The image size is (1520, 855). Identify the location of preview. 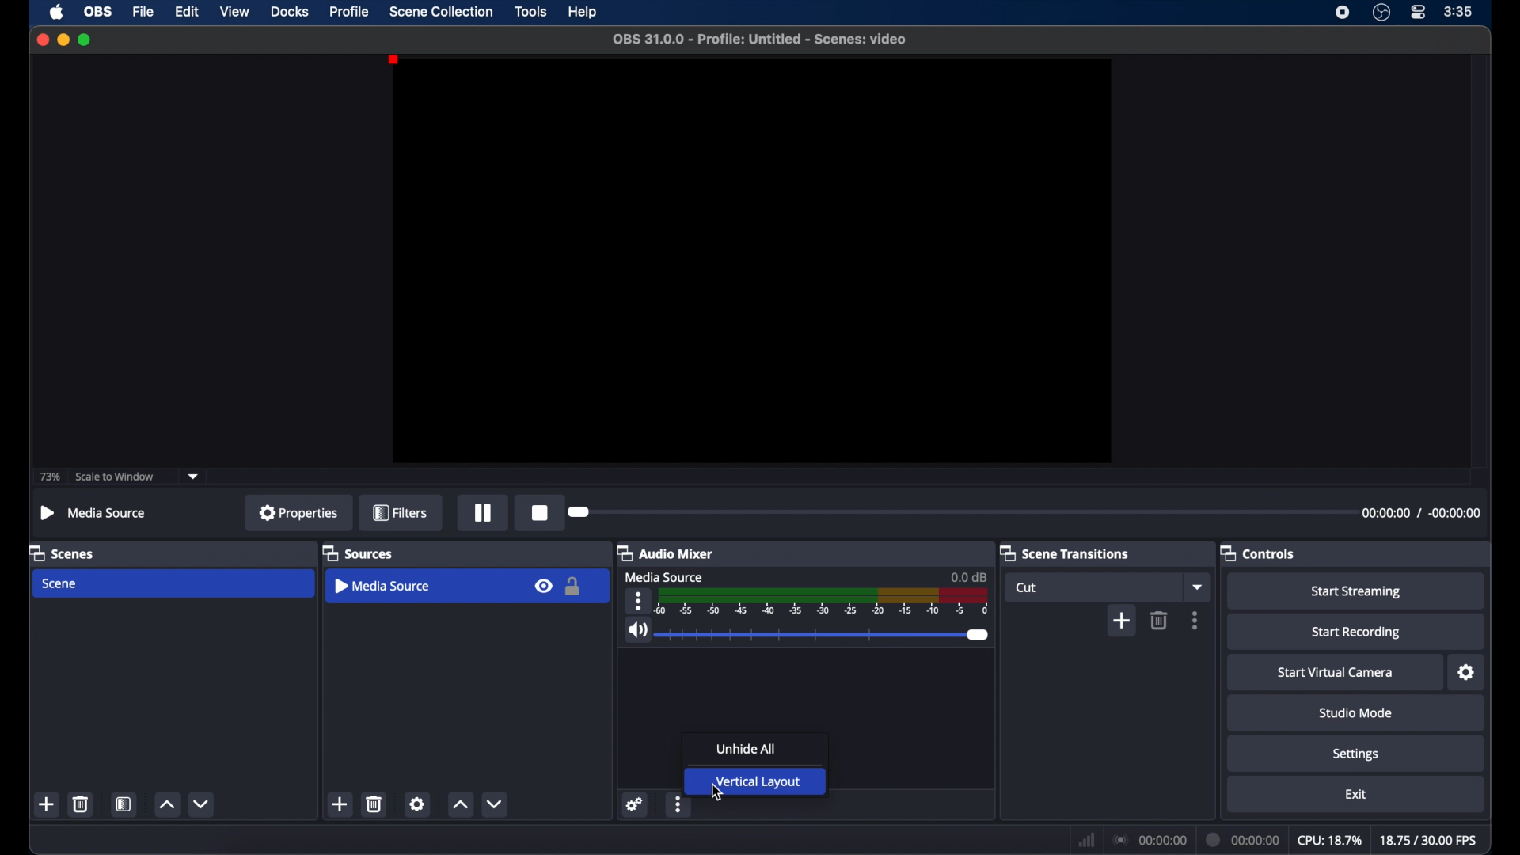
(751, 261).